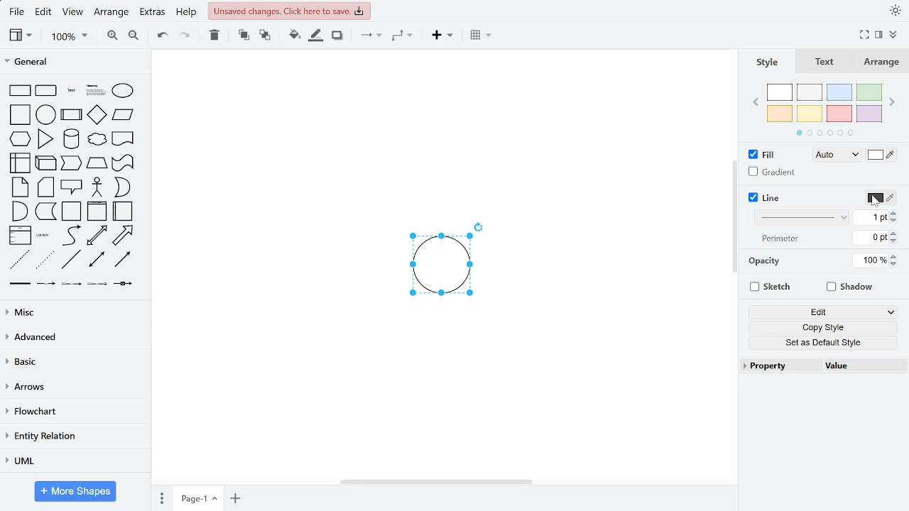  Describe the element at coordinates (823, 328) in the screenshot. I see `copy style` at that location.